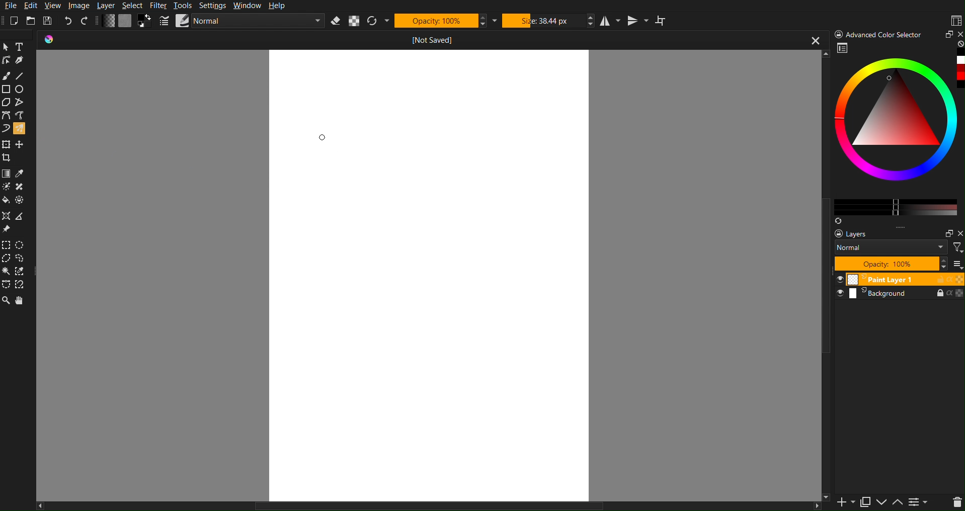  What do you see at coordinates (215, 5) in the screenshot?
I see `Settings` at bounding box center [215, 5].